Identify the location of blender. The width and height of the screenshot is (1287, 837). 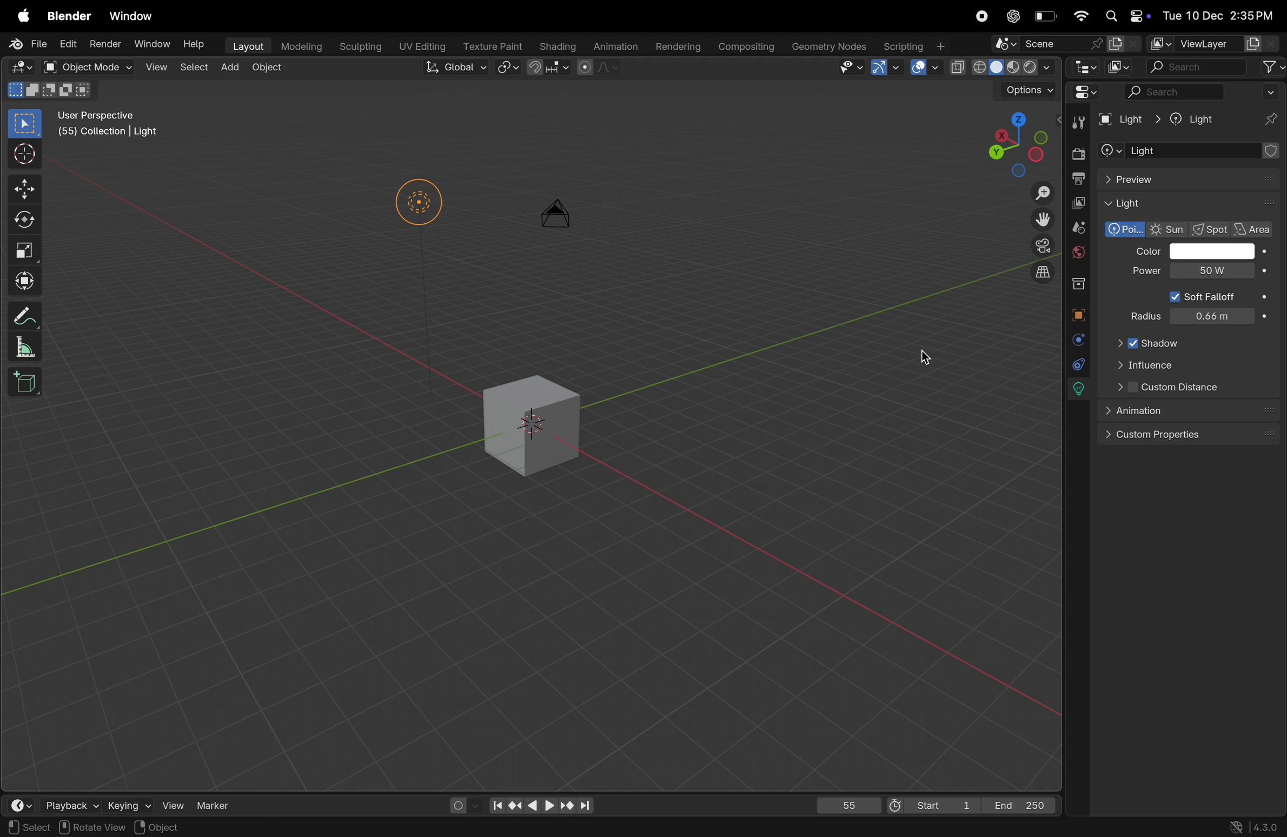
(69, 15).